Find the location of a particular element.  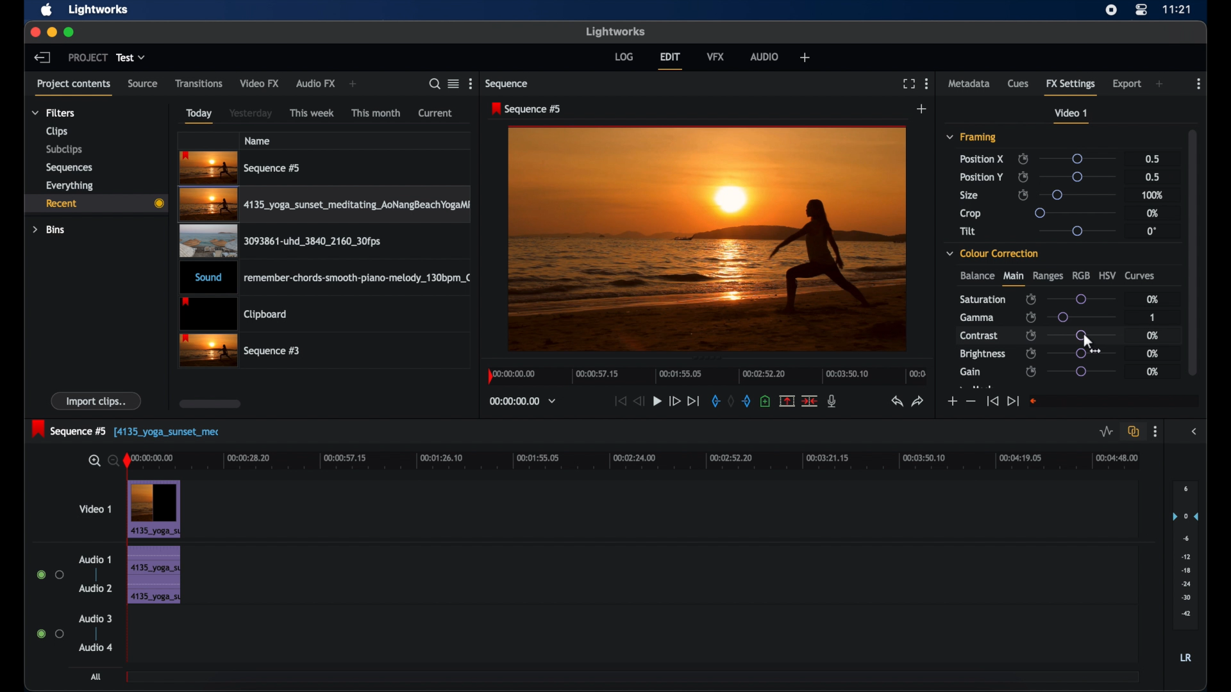

edit is located at coordinates (670, 61).